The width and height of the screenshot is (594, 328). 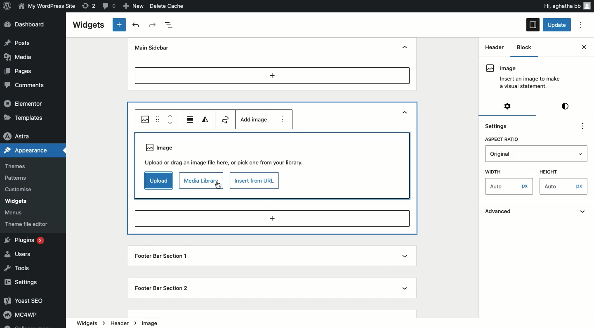 What do you see at coordinates (161, 257) in the screenshot?
I see `Footer Bar Section 1` at bounding box center [161, 257].